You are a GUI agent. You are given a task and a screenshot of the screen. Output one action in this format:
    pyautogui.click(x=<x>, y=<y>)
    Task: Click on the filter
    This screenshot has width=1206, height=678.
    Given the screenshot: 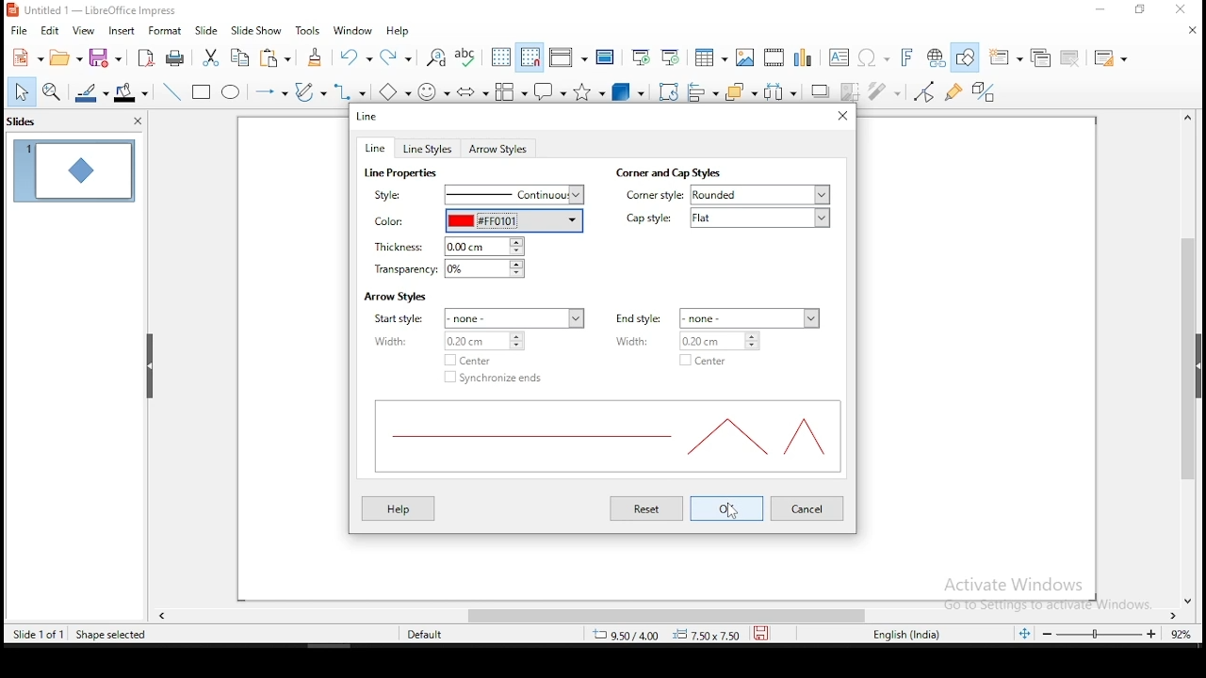 What is the action you would take?
    pyautogui.click(x=887, y=92)
    